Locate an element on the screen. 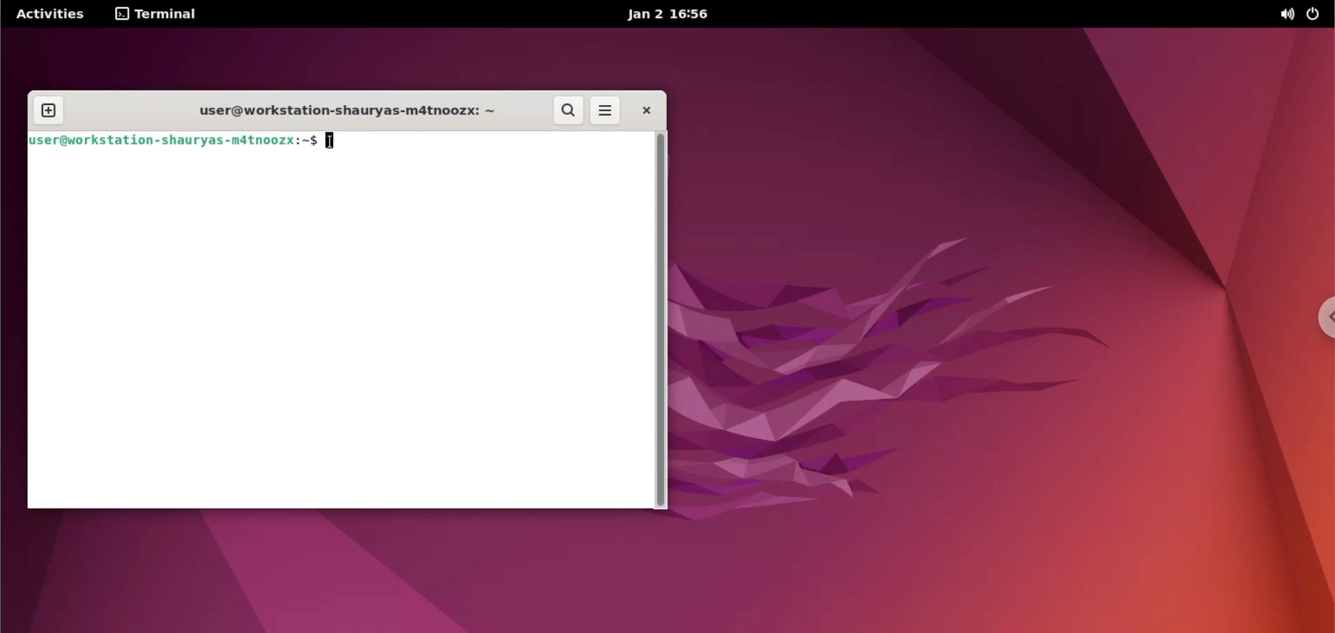 The width and height of the screenshot is (1335, 633). new tab is located at coordinates (49, 107).